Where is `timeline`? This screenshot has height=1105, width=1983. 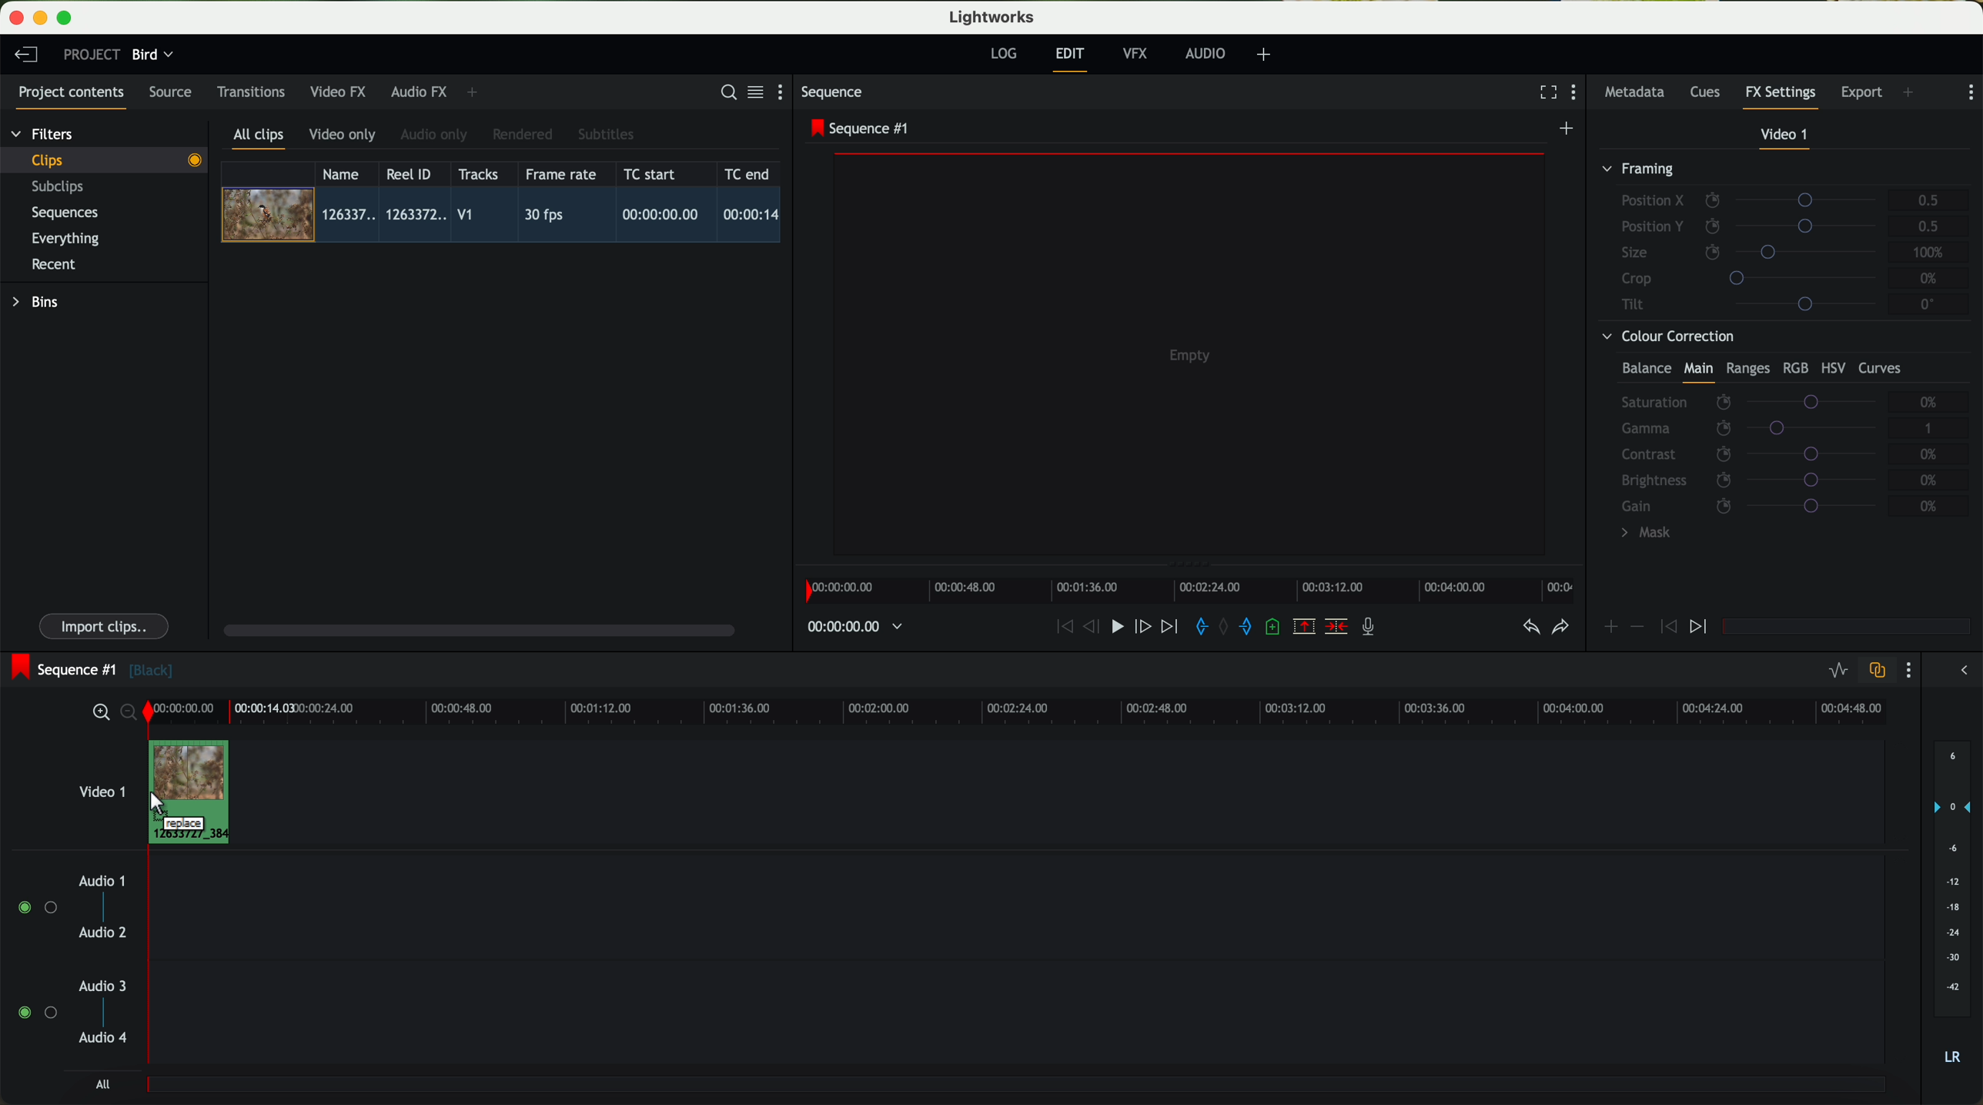 timeline is located at coordinates (1058, 710).